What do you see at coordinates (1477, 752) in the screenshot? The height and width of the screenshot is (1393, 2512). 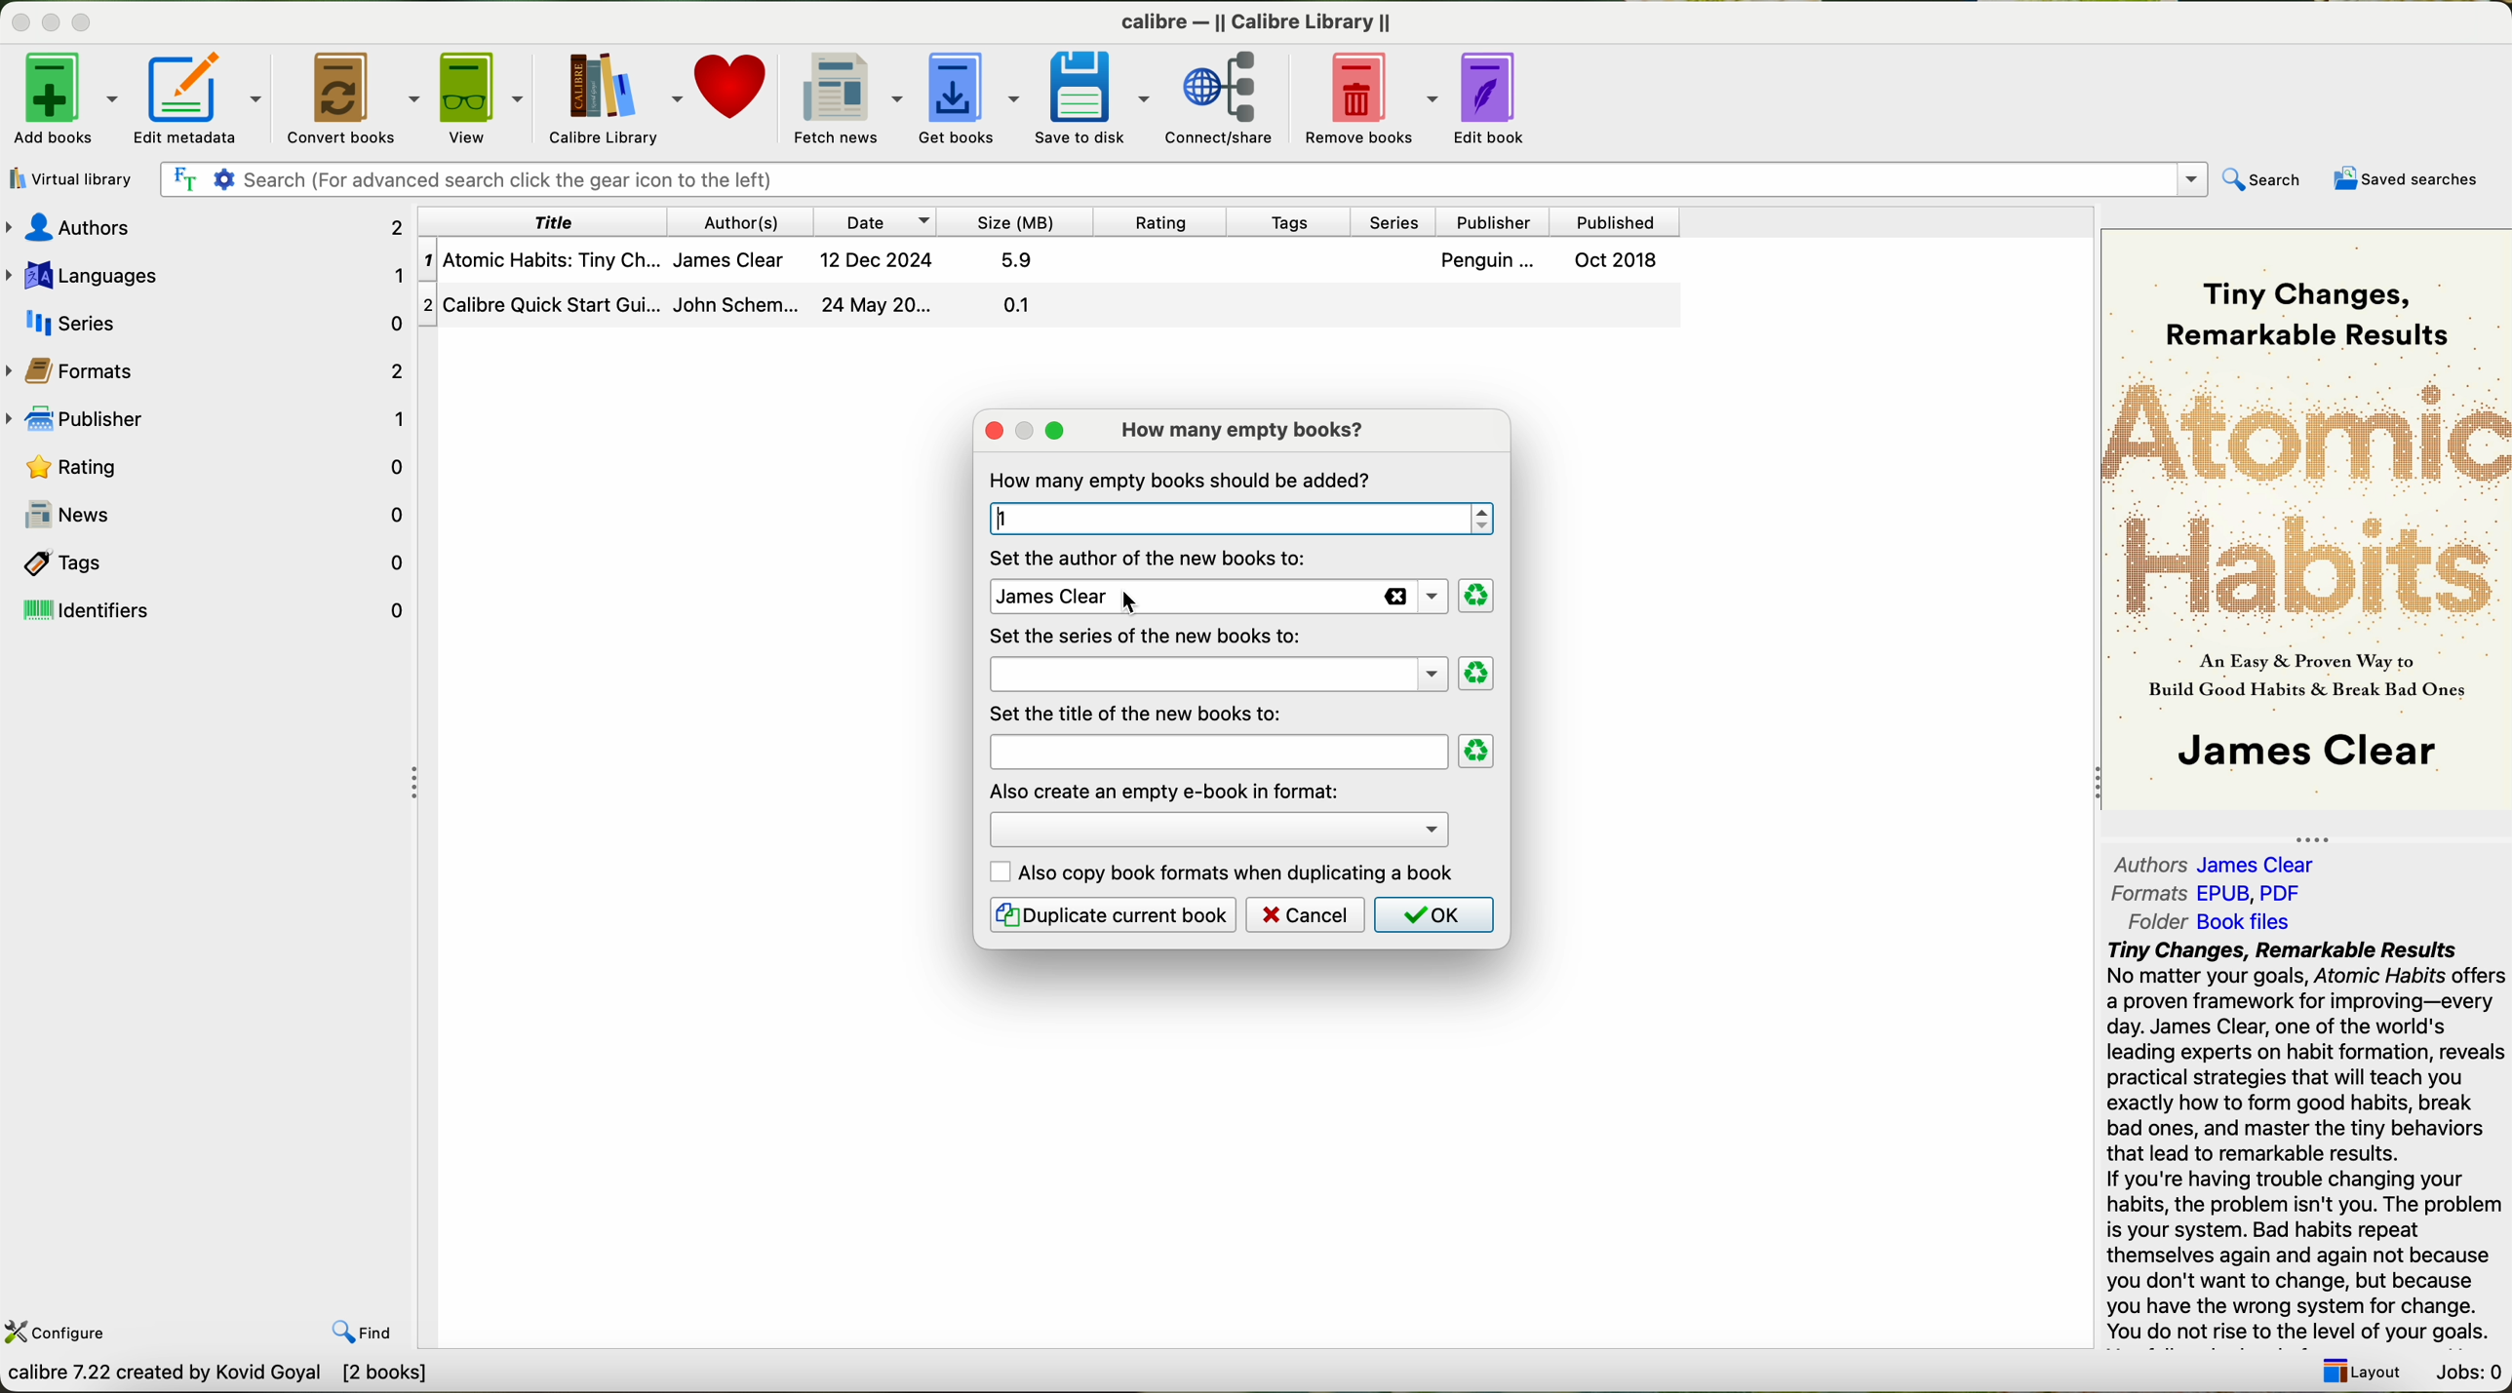 I see `clear` at bounding box center [1477, 752].